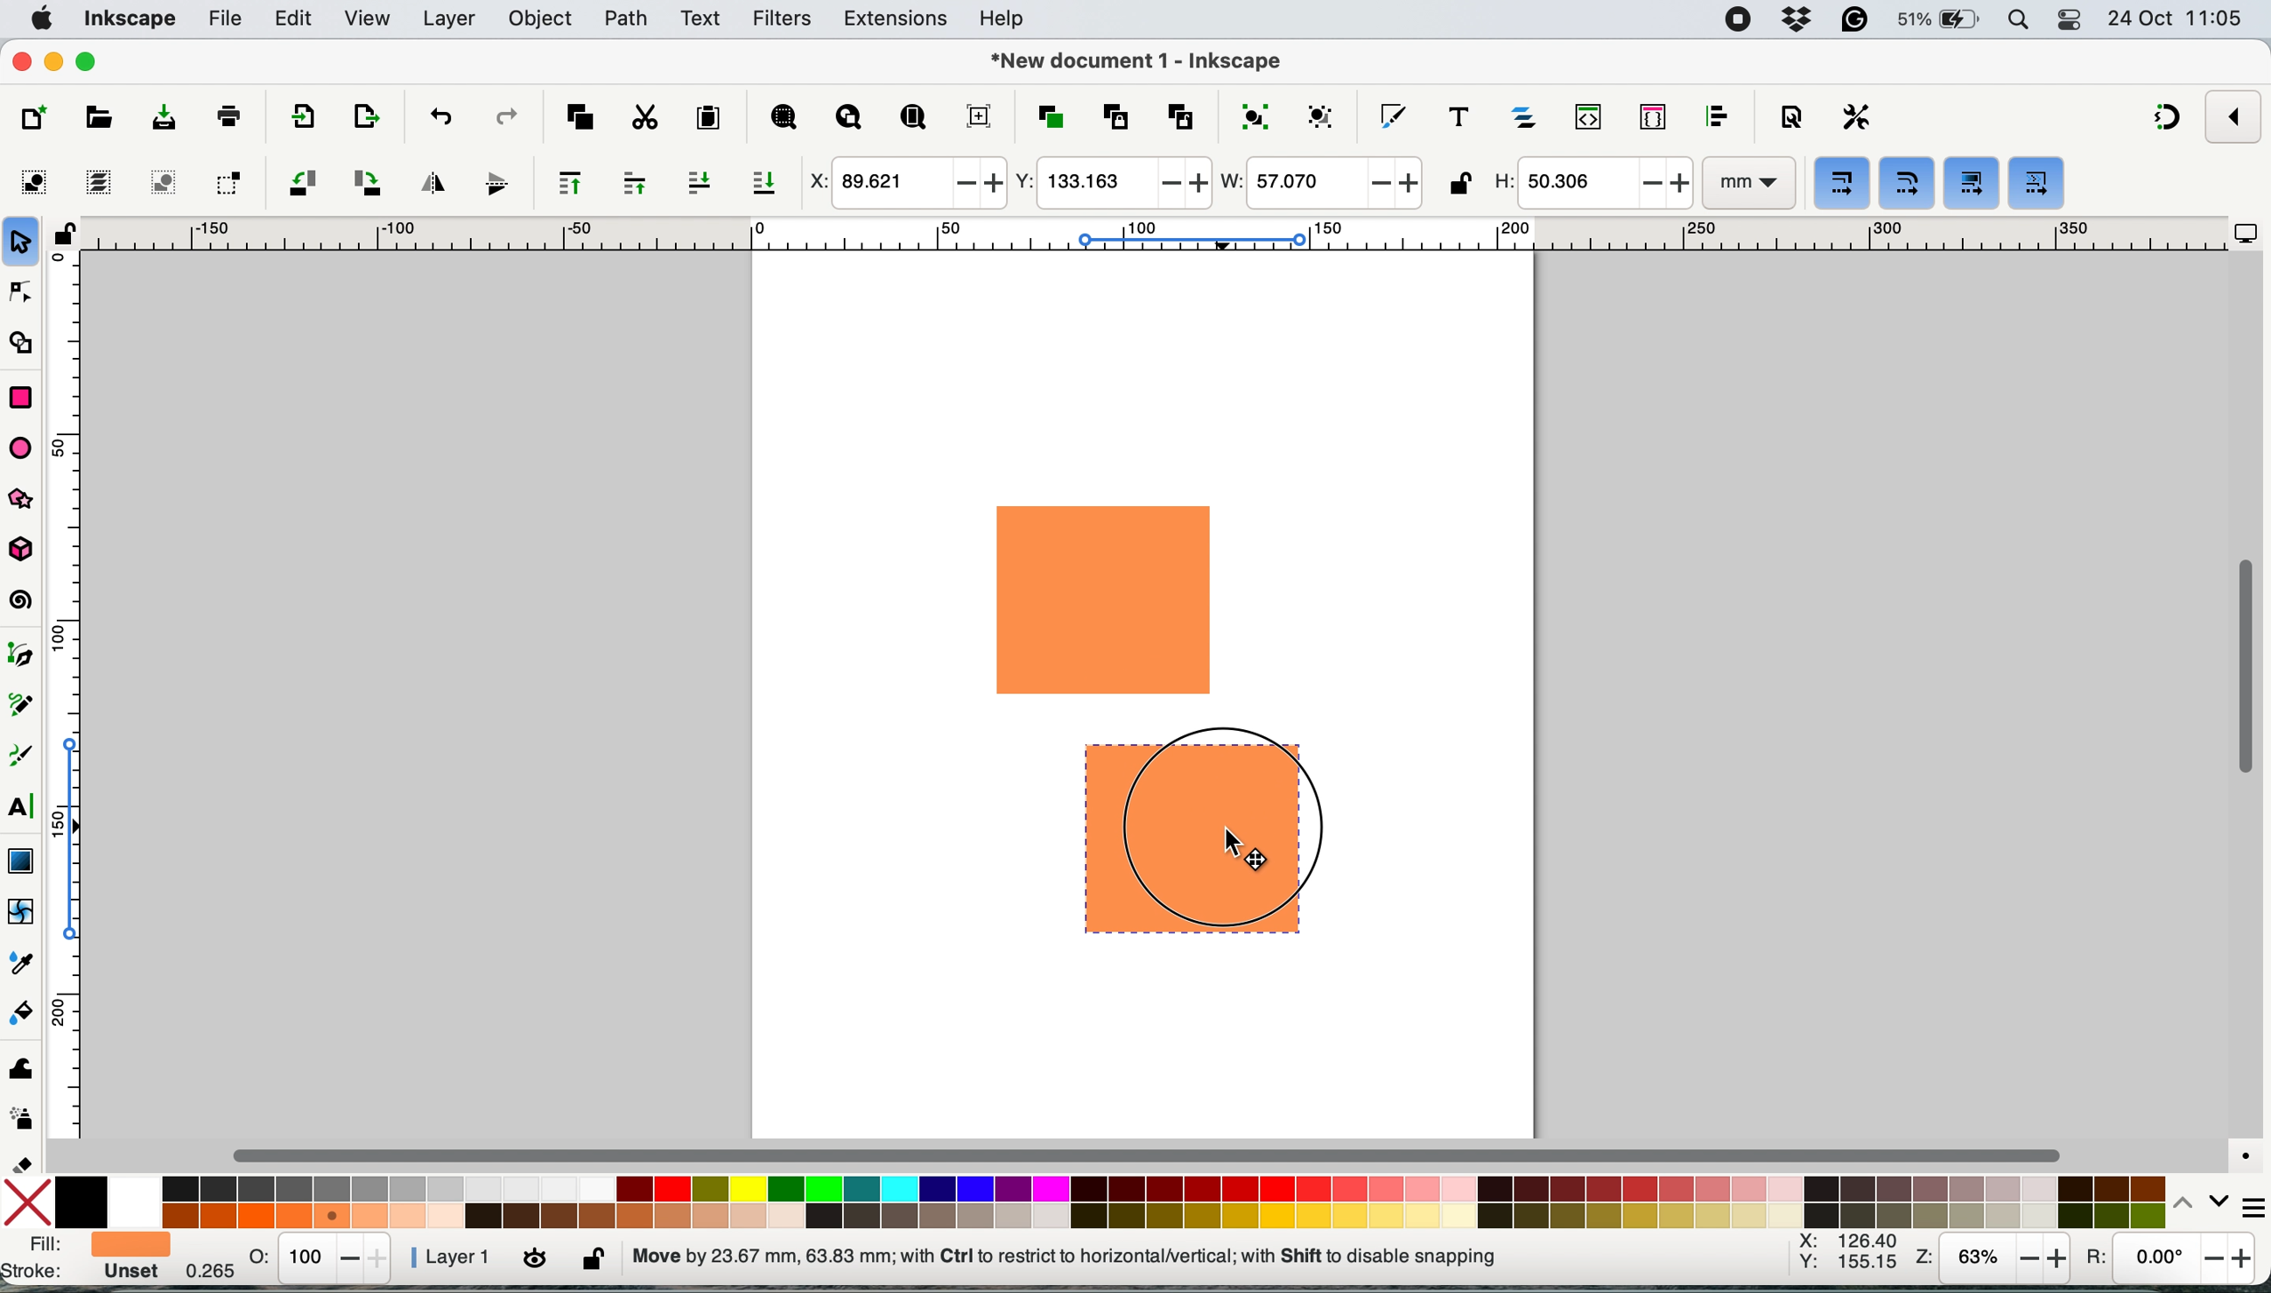 The width and height of the screenshot is (2271, 1293). Describe the element at coordinates (1110, 182) in the screenshot. I see `y coordinate` at that location.